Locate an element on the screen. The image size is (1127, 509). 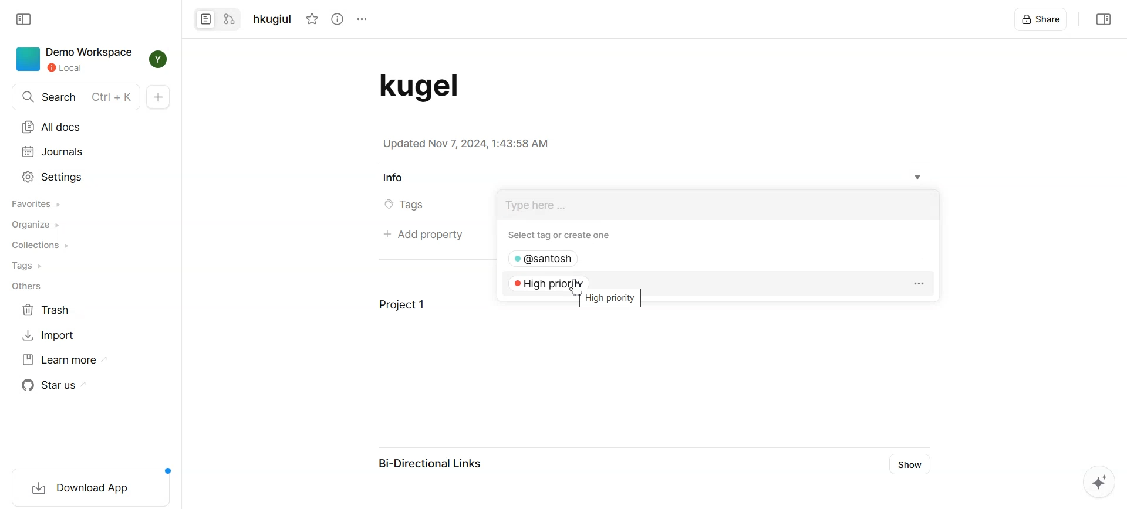
Demo Workspace Local is located at coordinates (90, 59).